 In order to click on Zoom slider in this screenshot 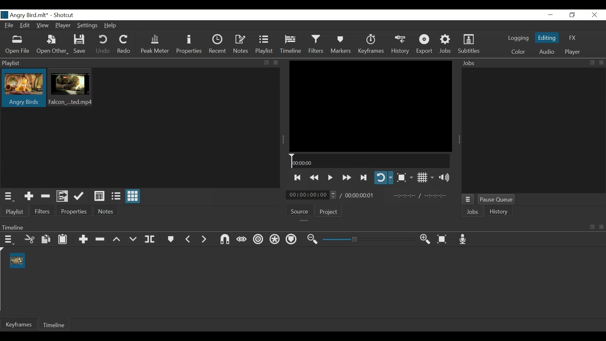, I will do `click(368, 240)`.